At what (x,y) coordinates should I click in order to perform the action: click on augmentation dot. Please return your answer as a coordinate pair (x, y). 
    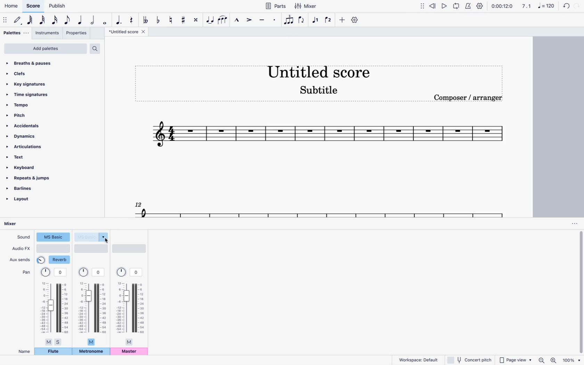
    Looking at the image, I should click on (118, 18).